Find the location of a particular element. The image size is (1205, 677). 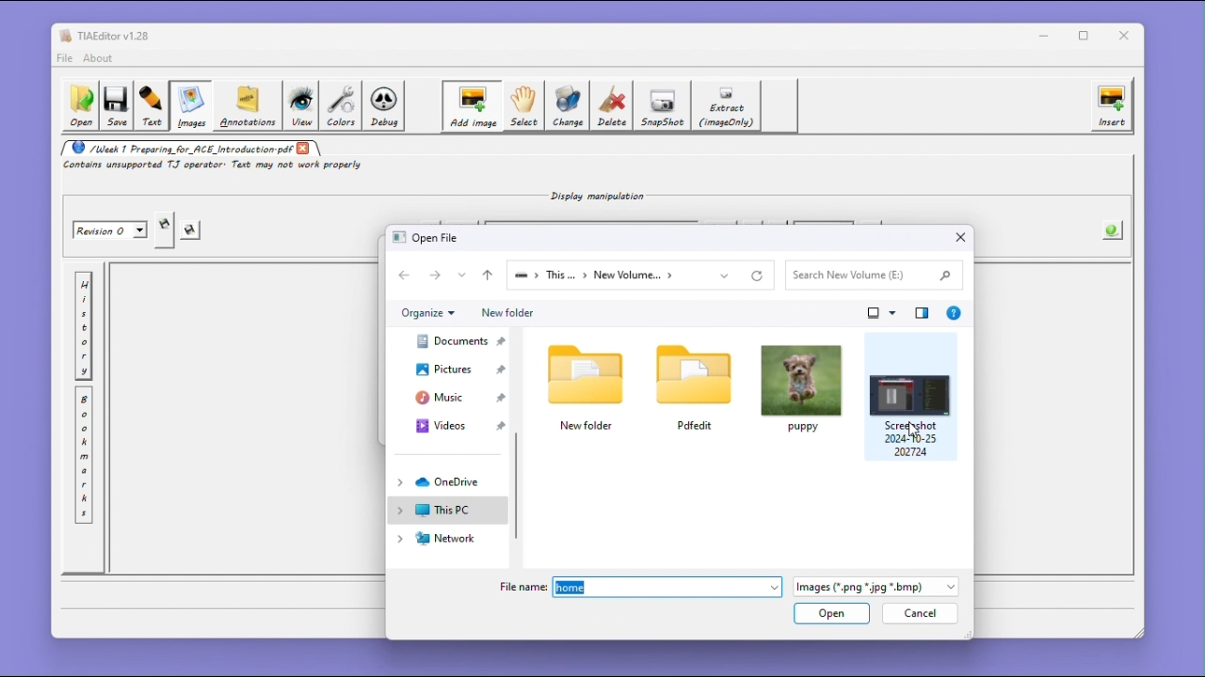

Extract (image only) is located at coordinates (728, 106).